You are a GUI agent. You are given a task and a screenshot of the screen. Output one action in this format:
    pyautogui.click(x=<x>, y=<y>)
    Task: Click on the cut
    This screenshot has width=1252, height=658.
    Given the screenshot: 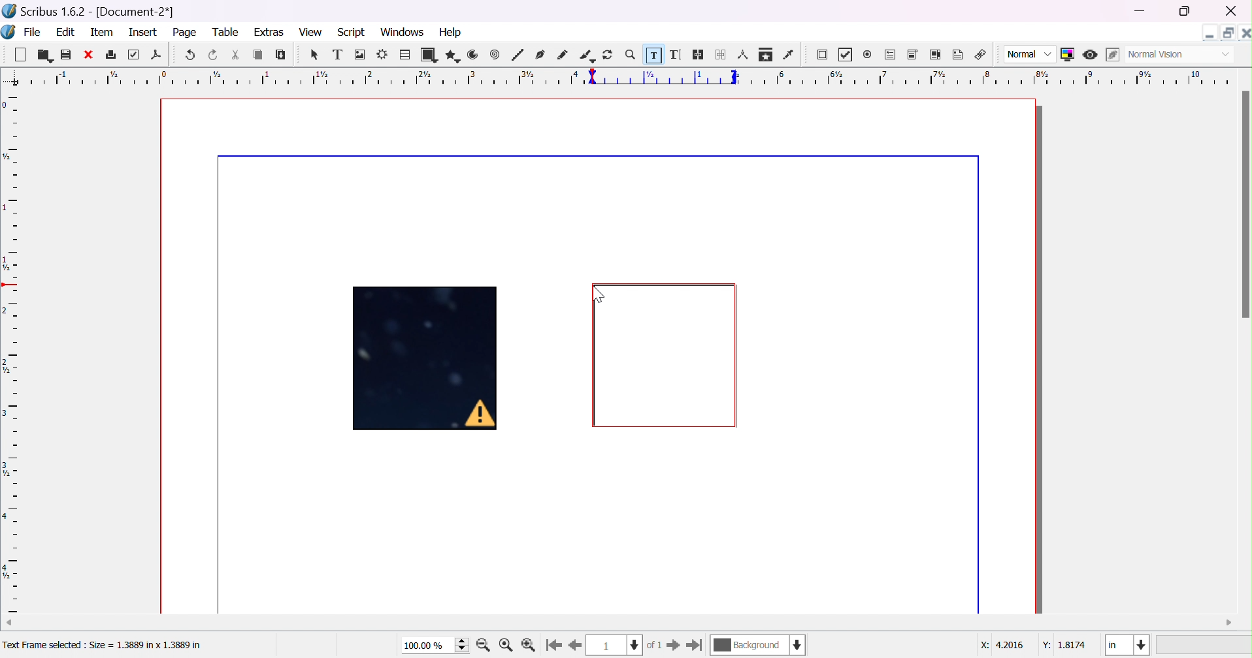 What is the action you would take?
    pyautogui.click(x=235, y=55)
    